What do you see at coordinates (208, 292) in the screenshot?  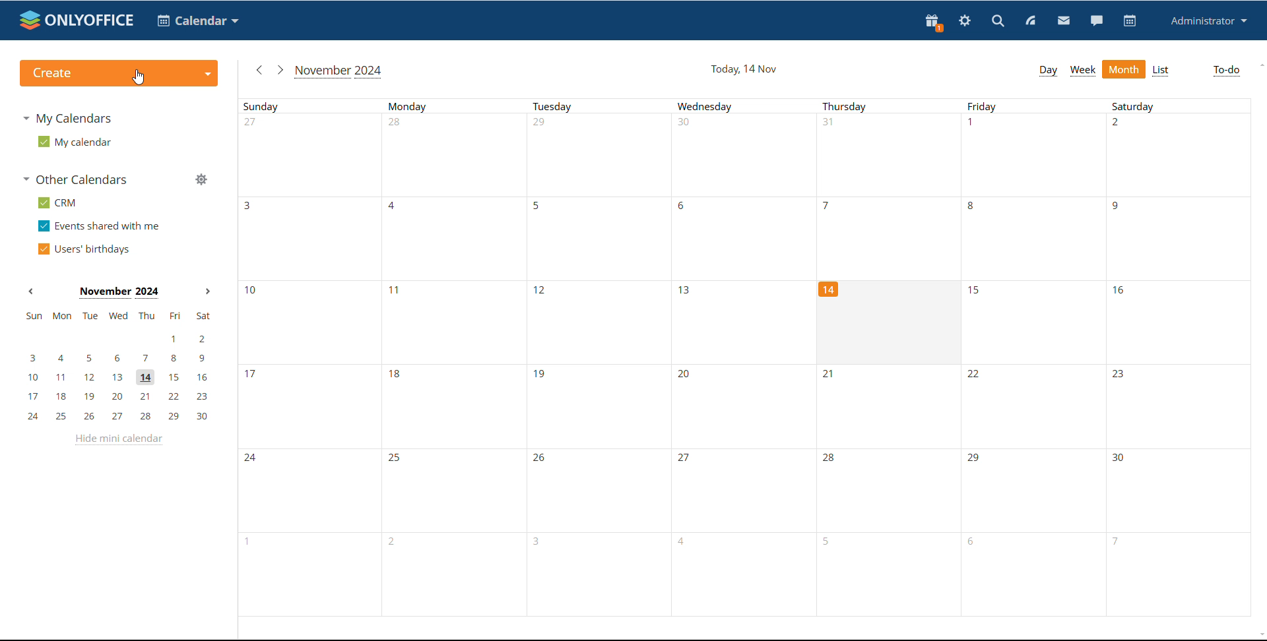 I see `next month` at bounding box center [208, 292].